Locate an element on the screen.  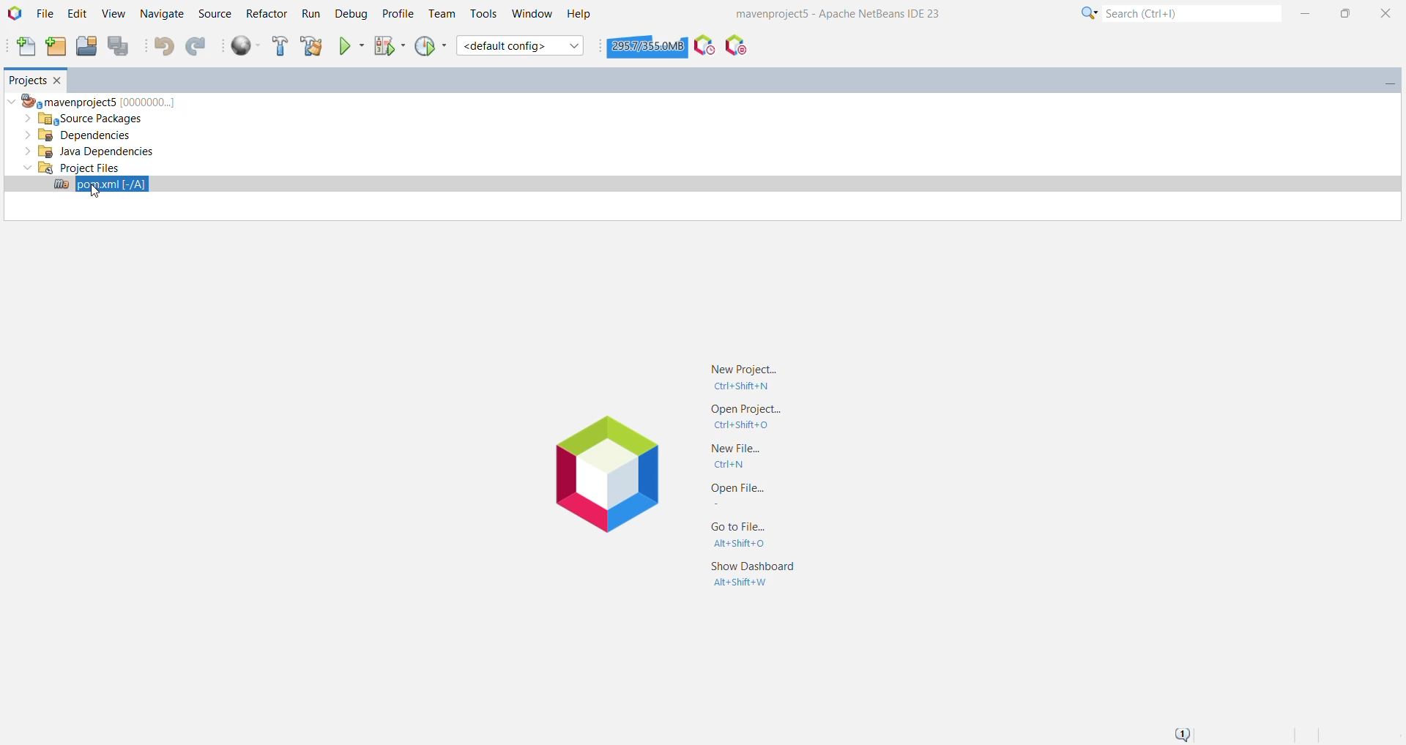
cursor is located at coordinates (94, 191).